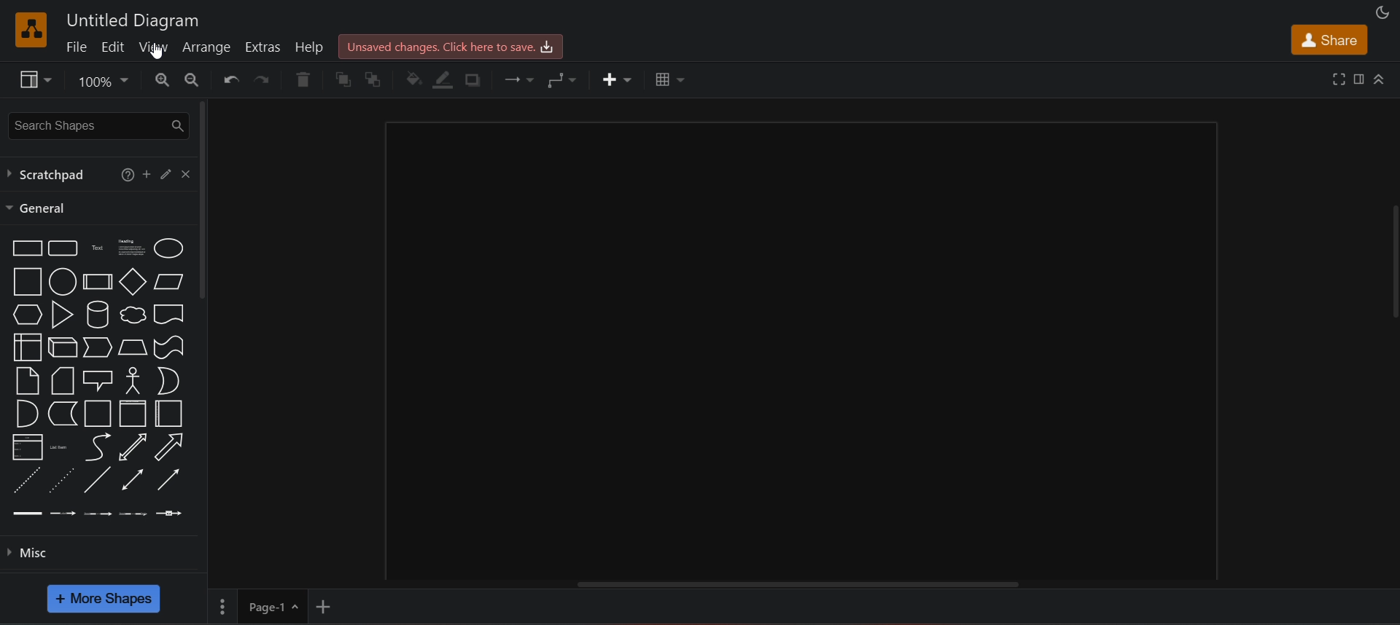 Image resolution: width=1400 pixels, height=625 pixels. I want to click on add new page, so click(327, 605).